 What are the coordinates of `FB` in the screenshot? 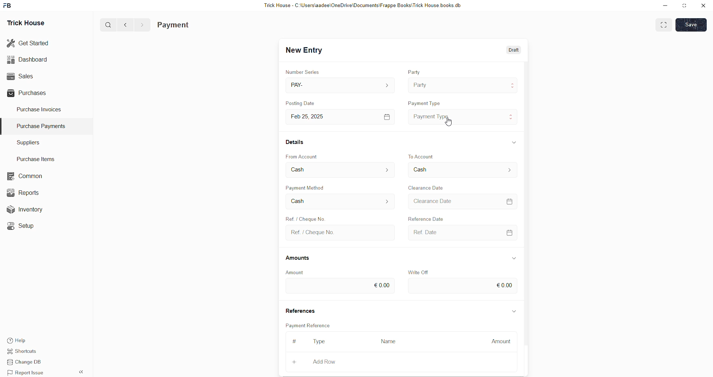 It's located at (9, 5).